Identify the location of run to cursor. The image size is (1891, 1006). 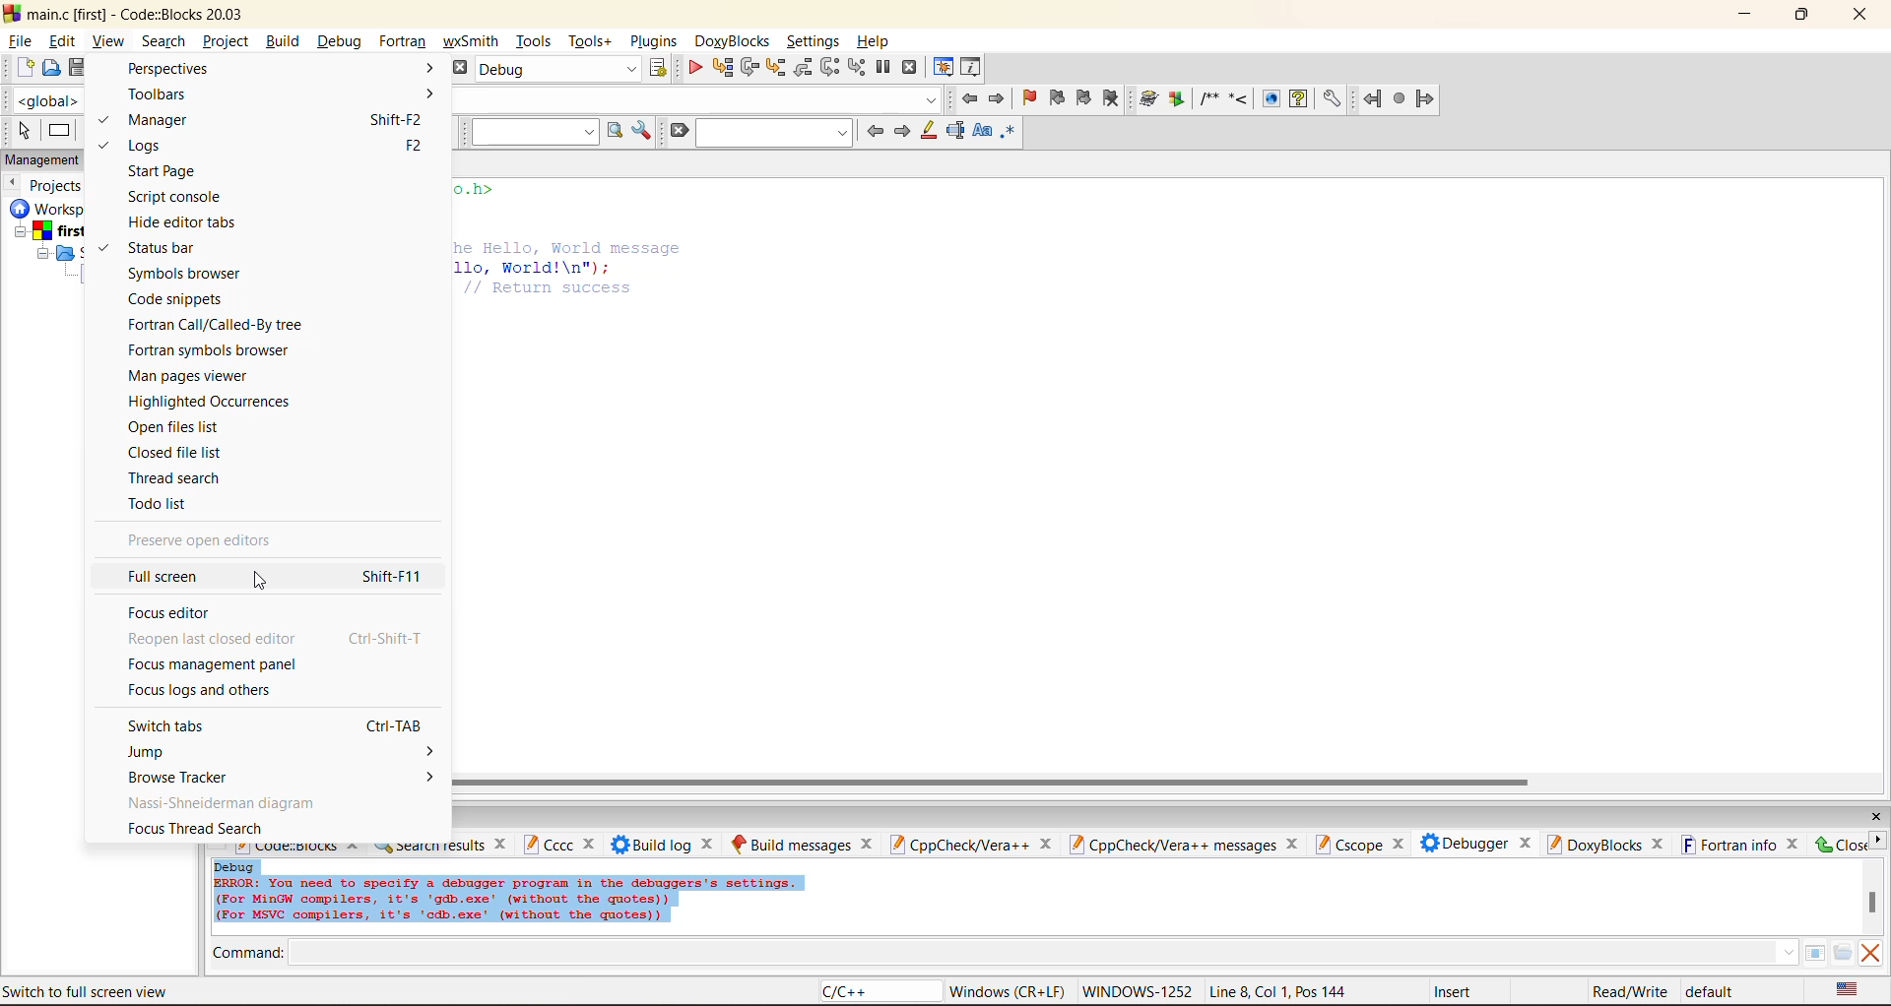
(724, 68).